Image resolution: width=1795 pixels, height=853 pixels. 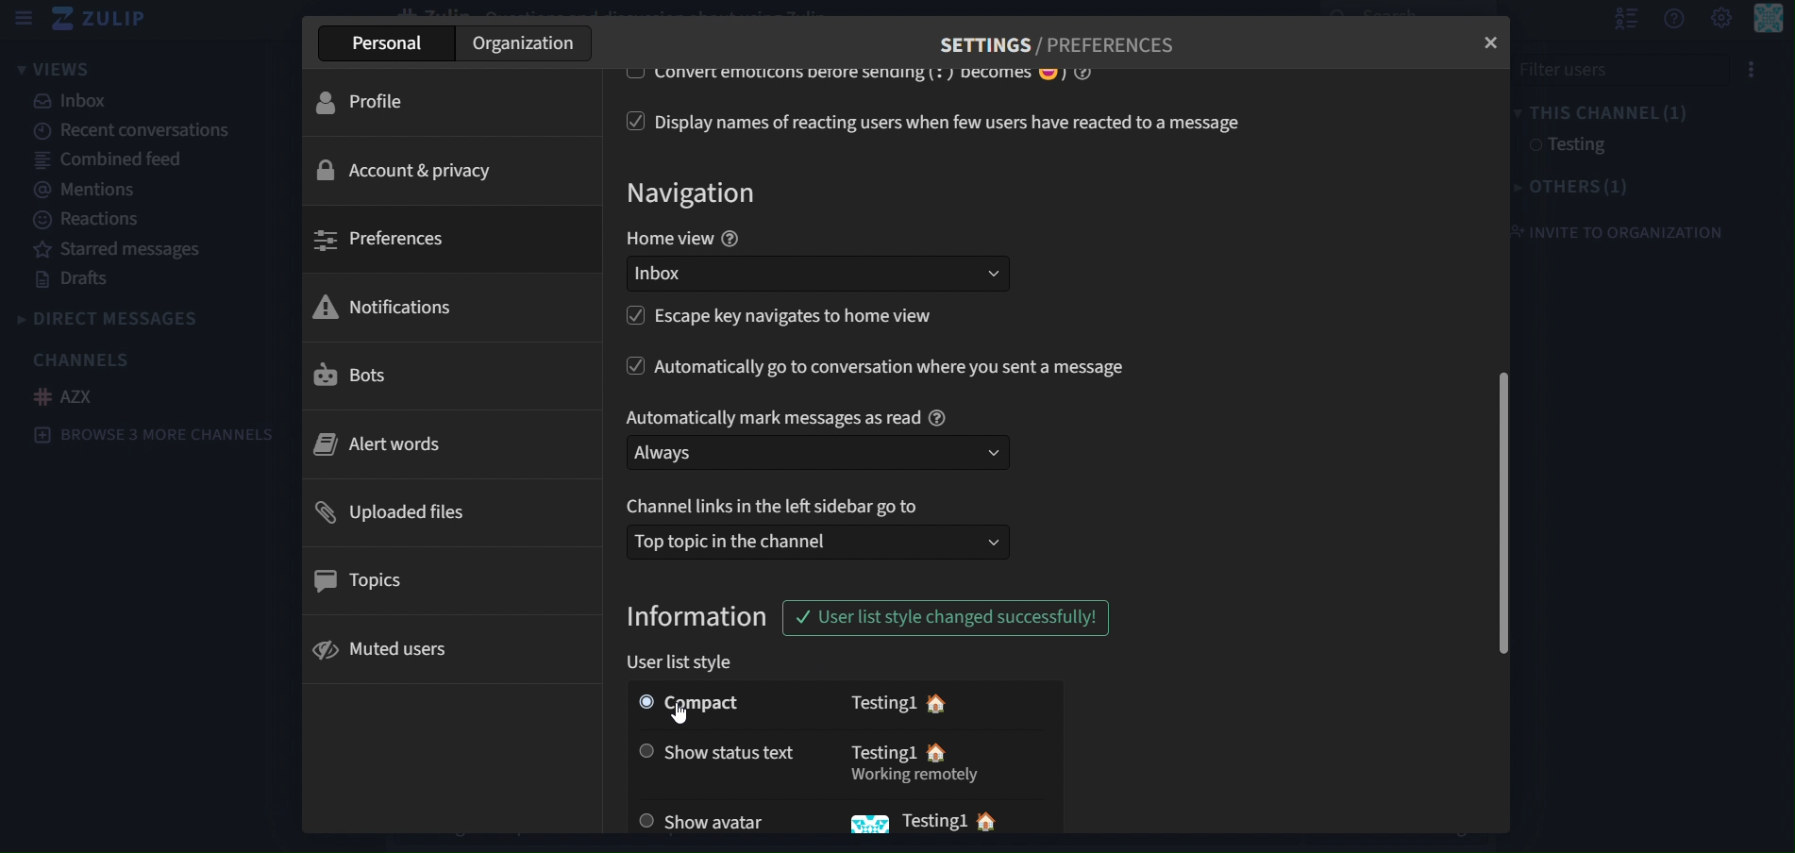 What do you see at coordinates (351, 376) in the screenshot?
I see `bots` at bounding box center [351, 376].